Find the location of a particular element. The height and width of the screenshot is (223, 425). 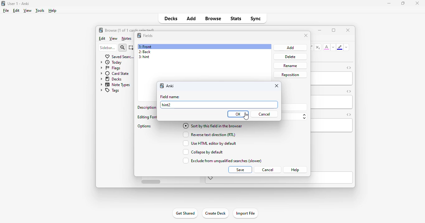

3: hint is located at coordinates (144, 57).